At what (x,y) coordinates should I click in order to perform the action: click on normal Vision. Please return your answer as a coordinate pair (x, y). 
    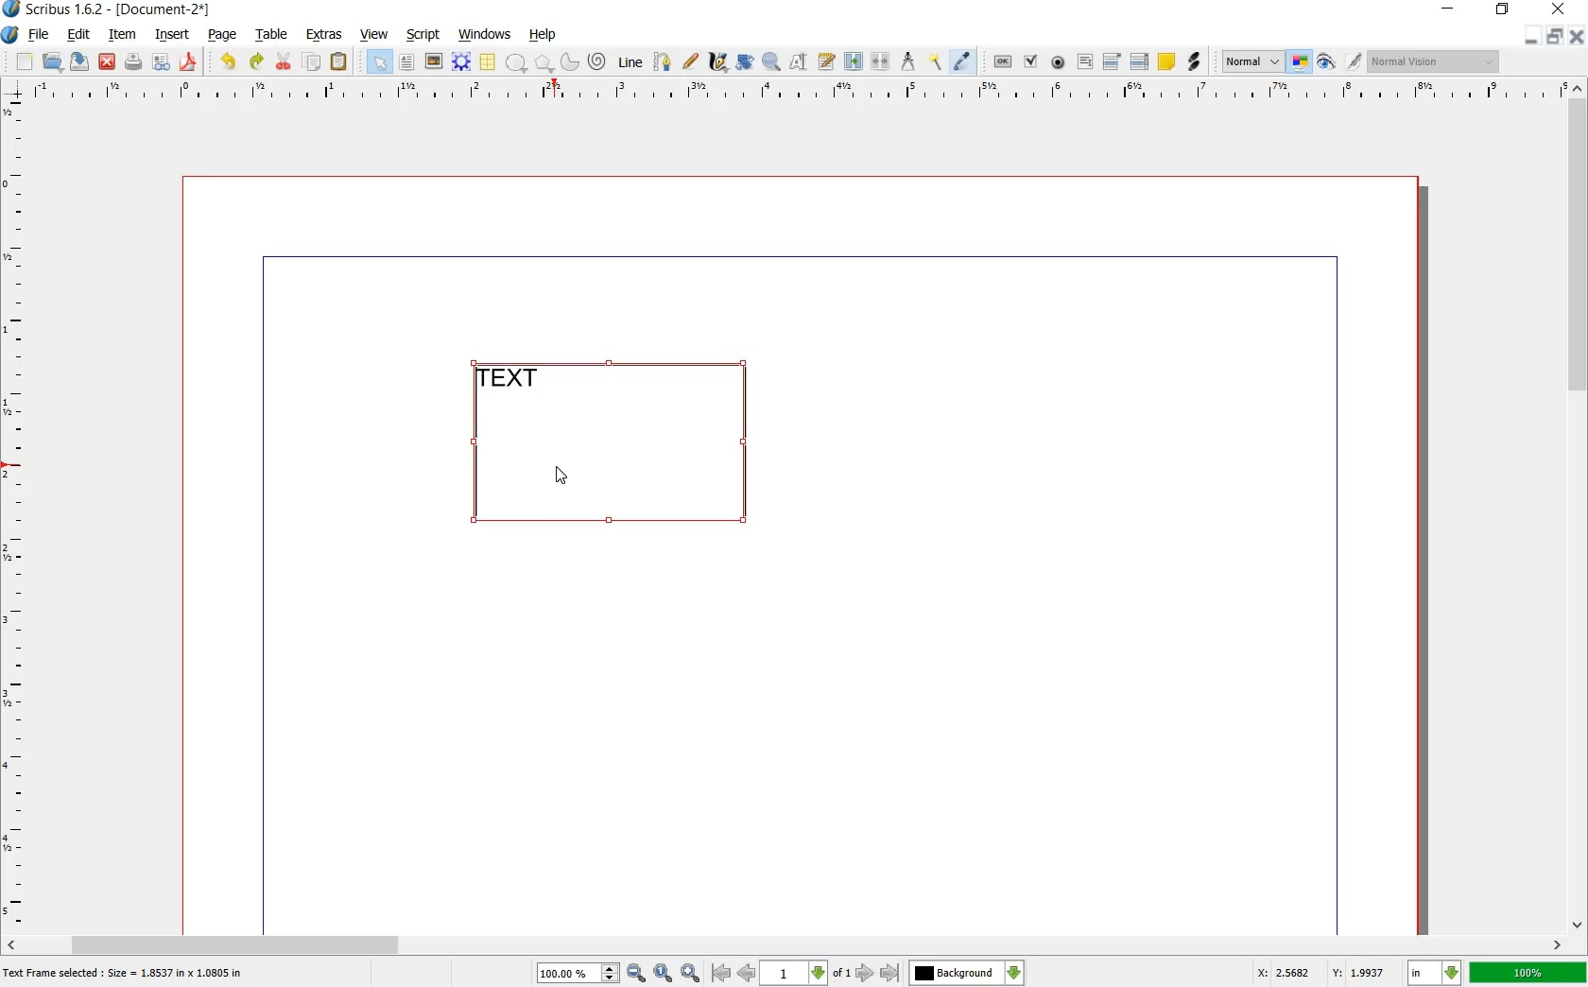
    Looking at the image, I should click on (1437, 61).